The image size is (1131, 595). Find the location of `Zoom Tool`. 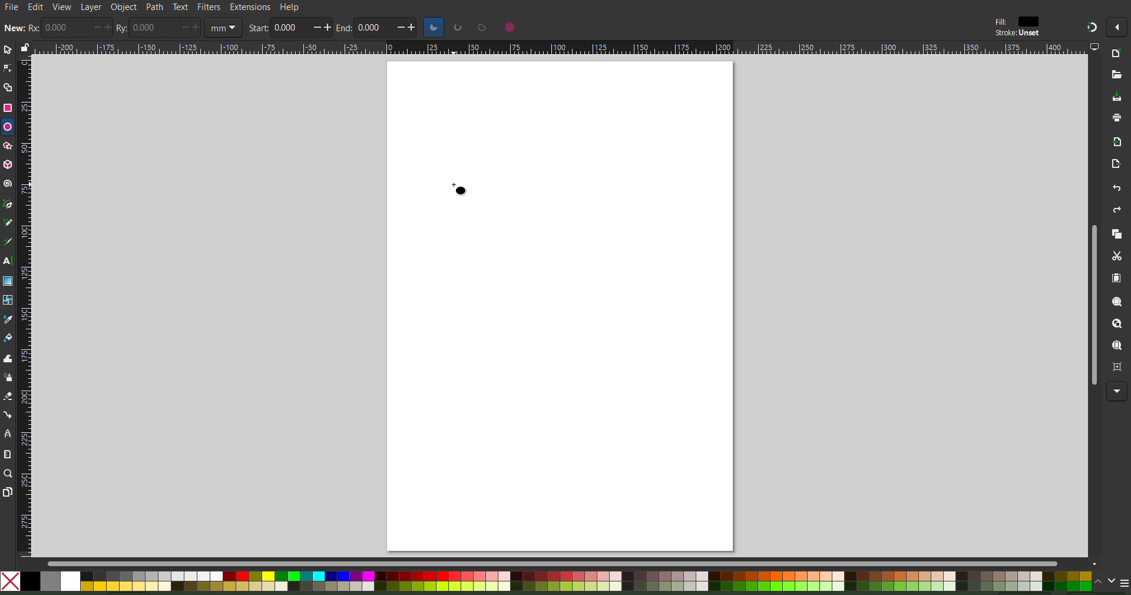

Zoom Tool is located at coordinates (7, 472).